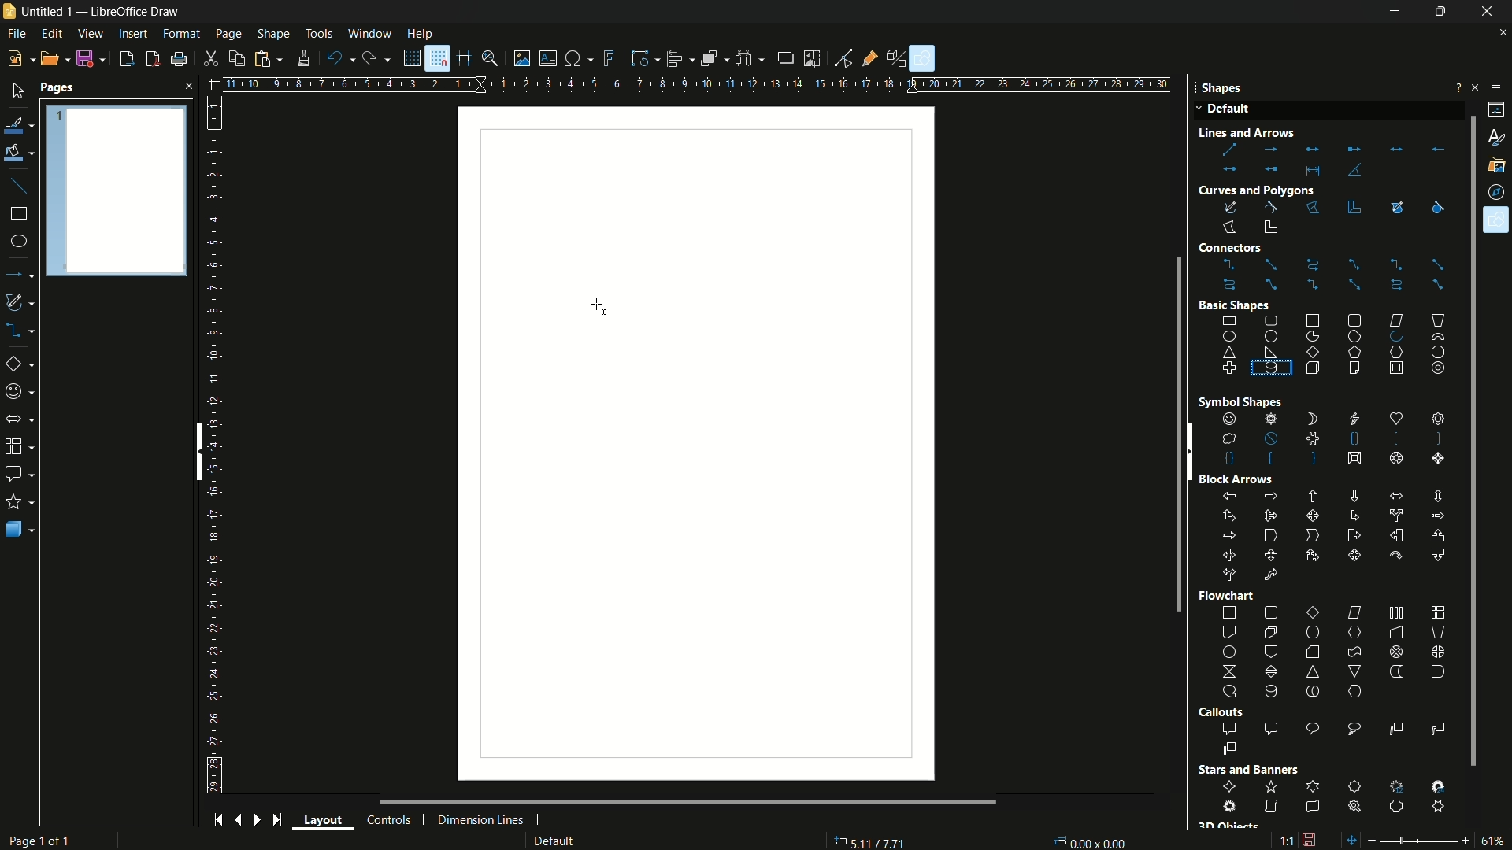 Image resolution: width=1512 pixels, height=850 pixels. What do you see at coordinates (1395, 13) in the screenshot?
I see `minimize` at bounding box center [1395, 13].